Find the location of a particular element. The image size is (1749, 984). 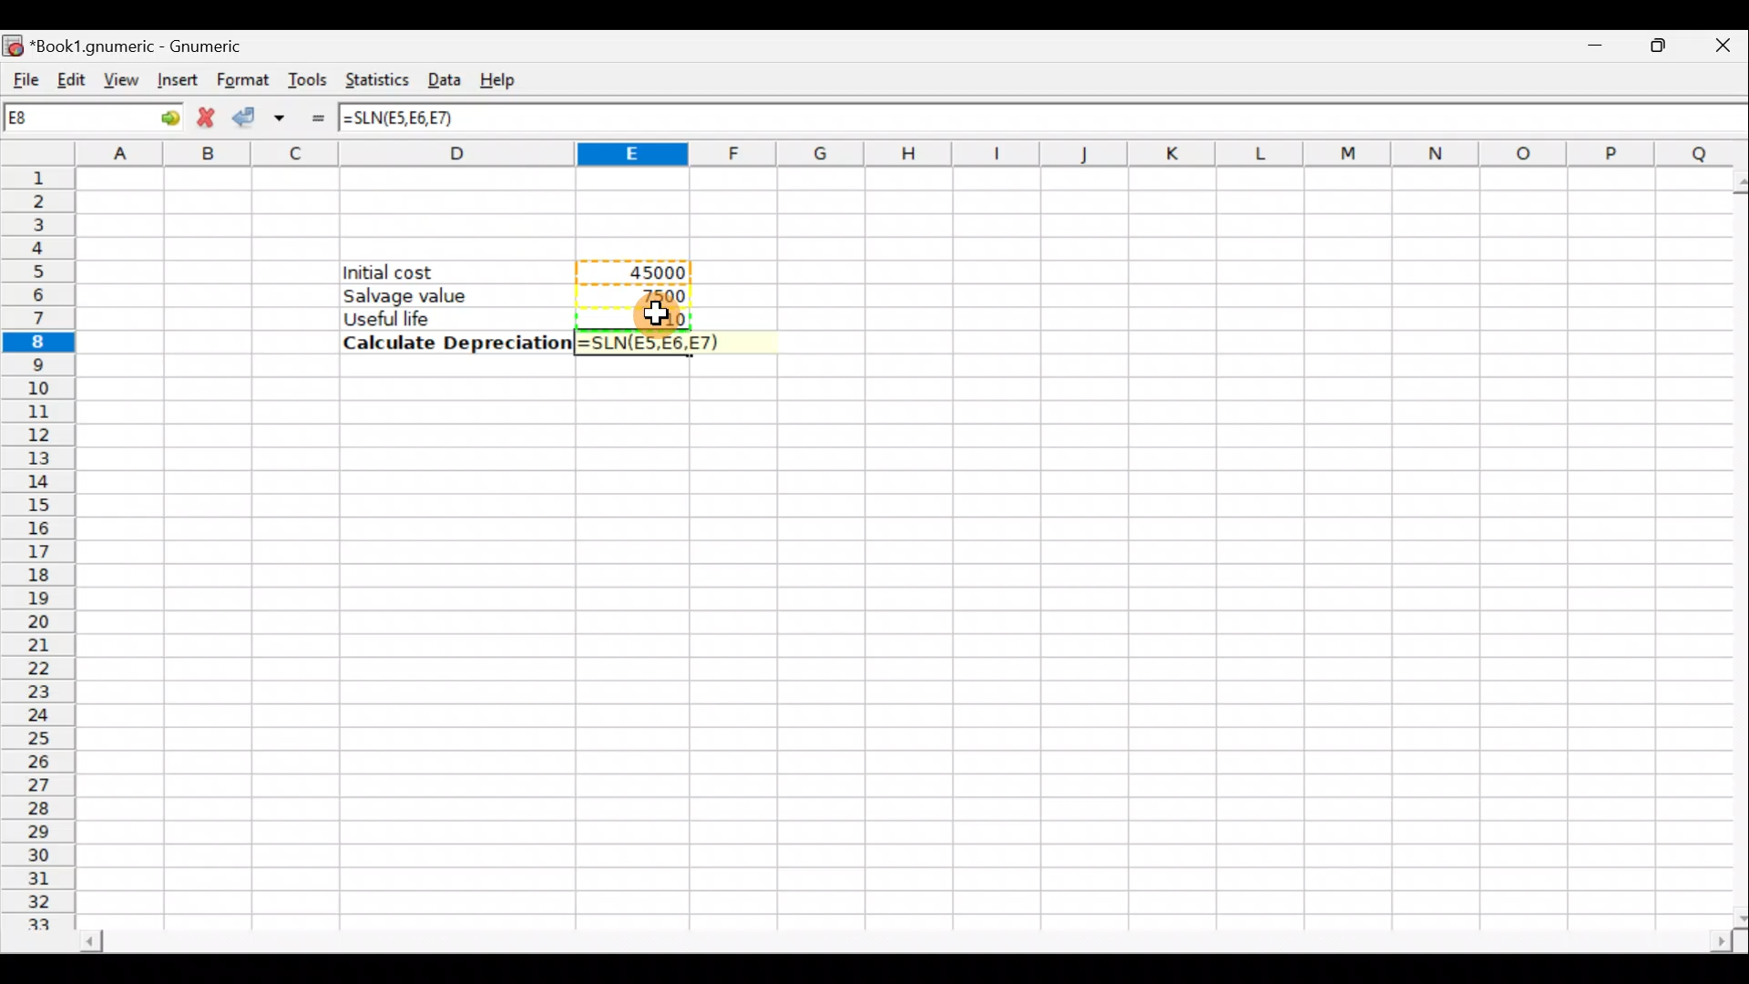

Calculate Depreciation is located at coordinates (452, 343).